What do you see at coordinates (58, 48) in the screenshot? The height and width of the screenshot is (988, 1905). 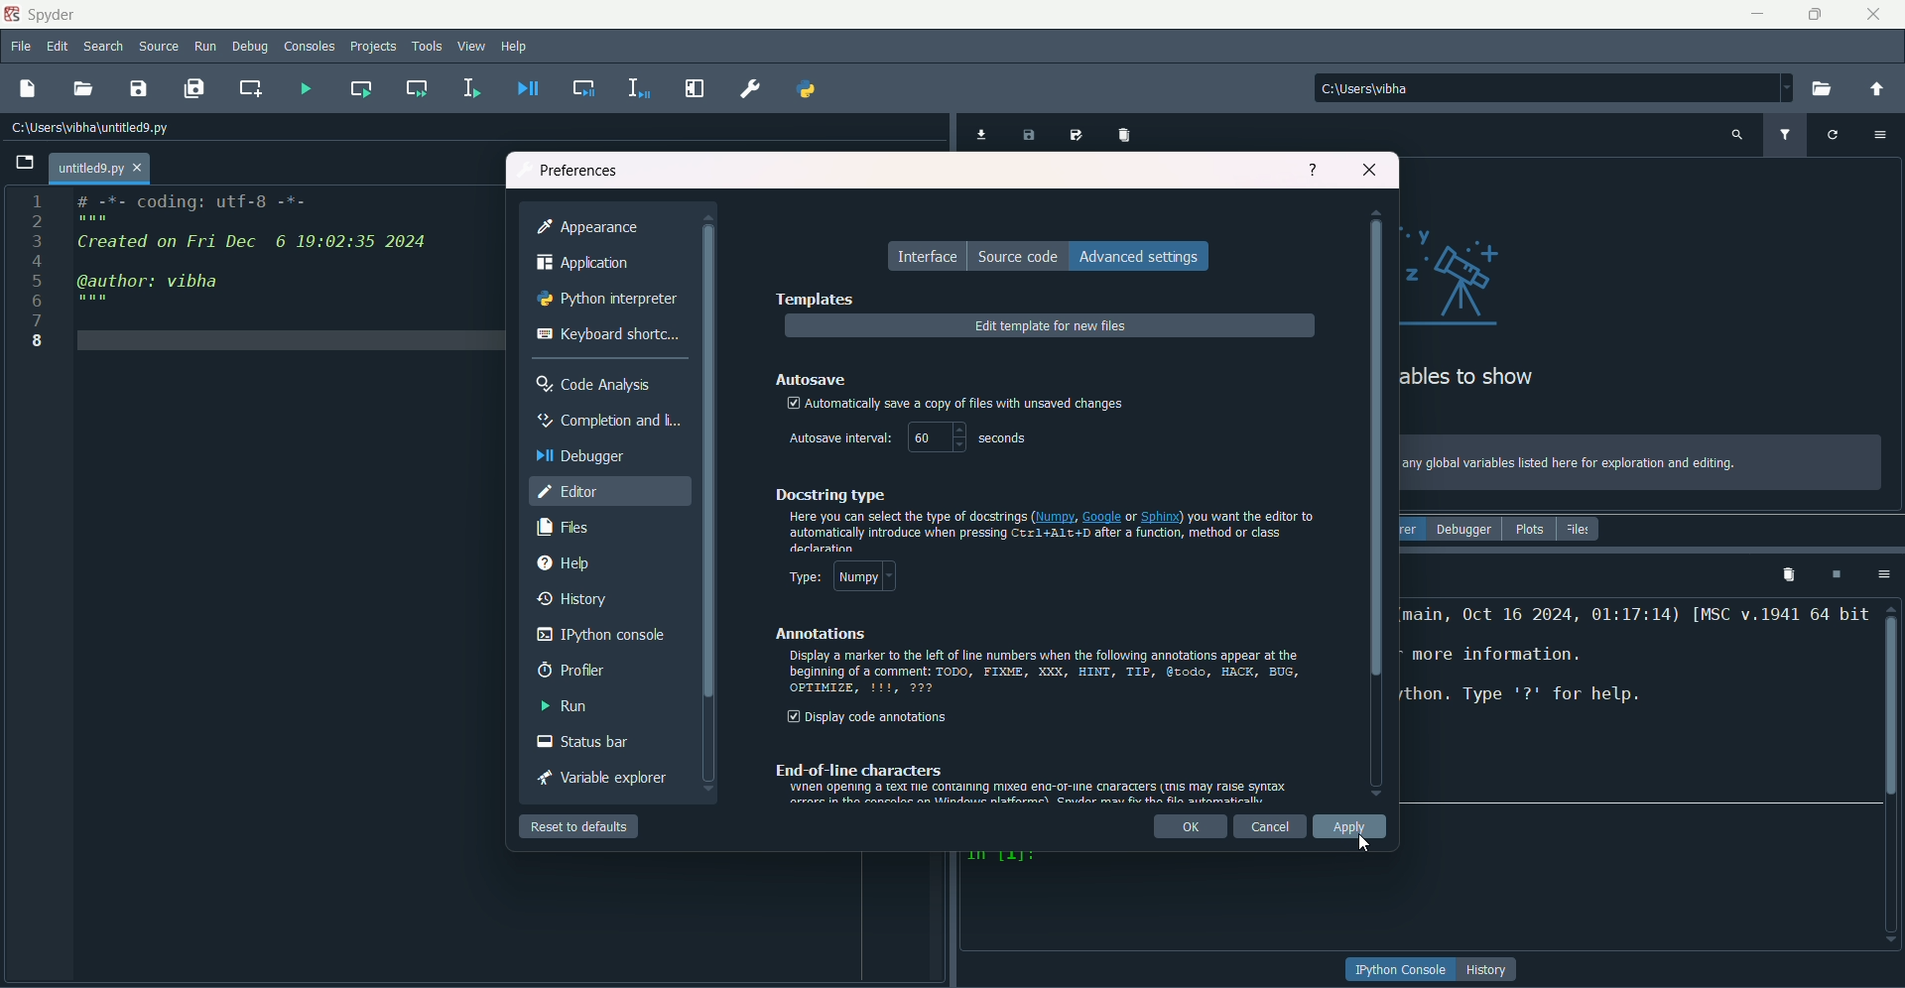 I see `edit` at bounding box center [58, 48].